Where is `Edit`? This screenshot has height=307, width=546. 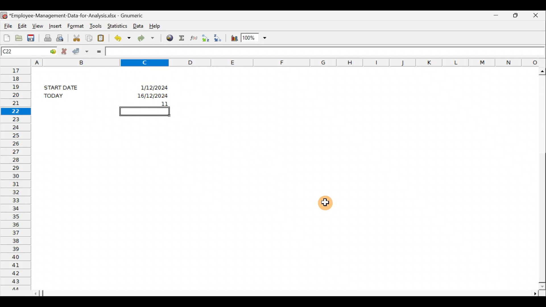 Edit is located at coordinates (23, 26).